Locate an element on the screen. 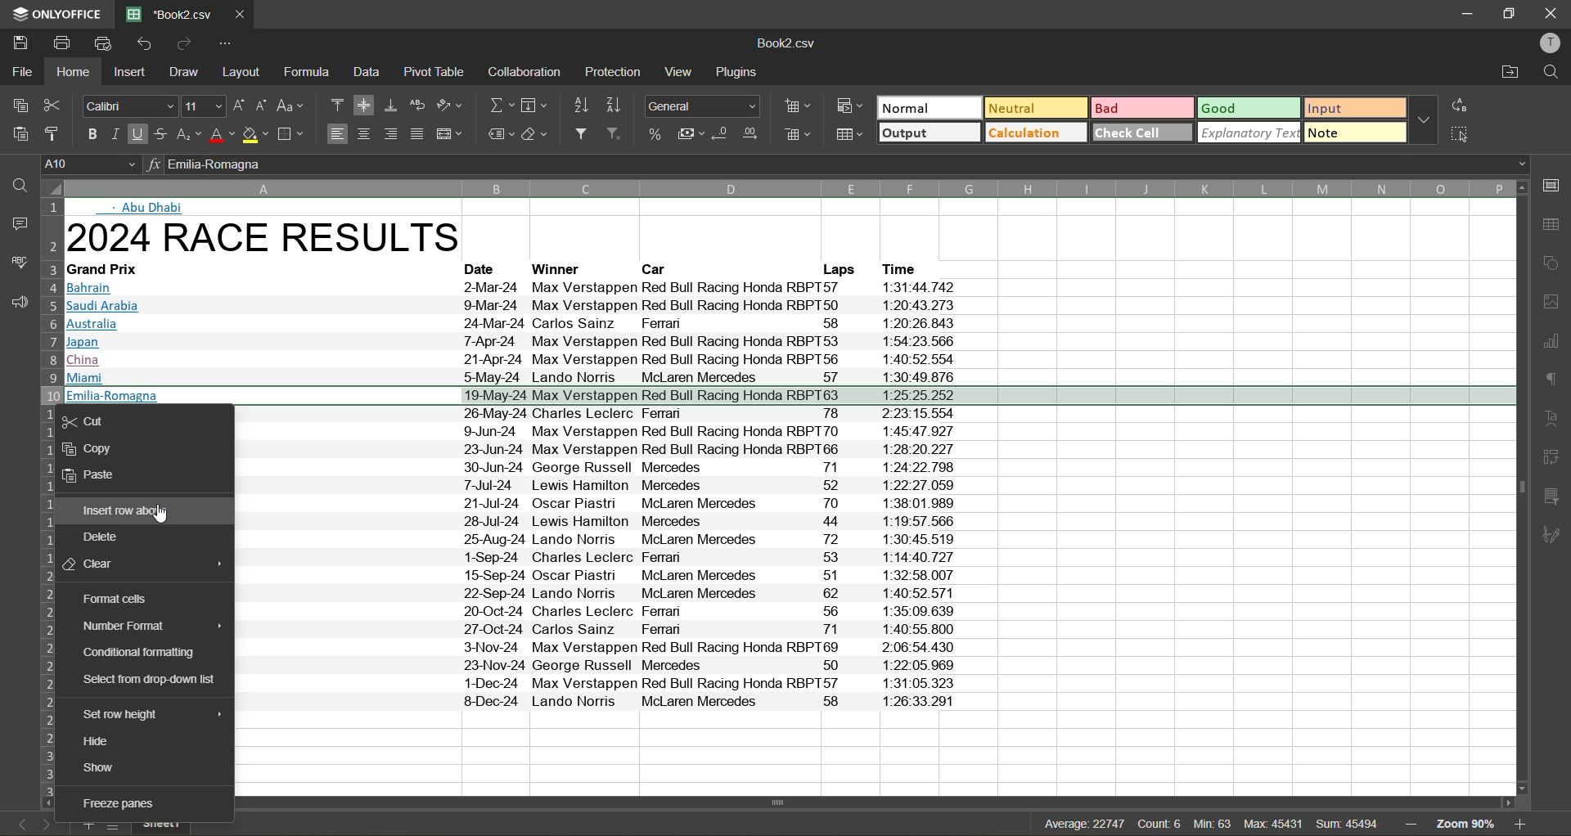  percent is located at coordinates (658, 136).